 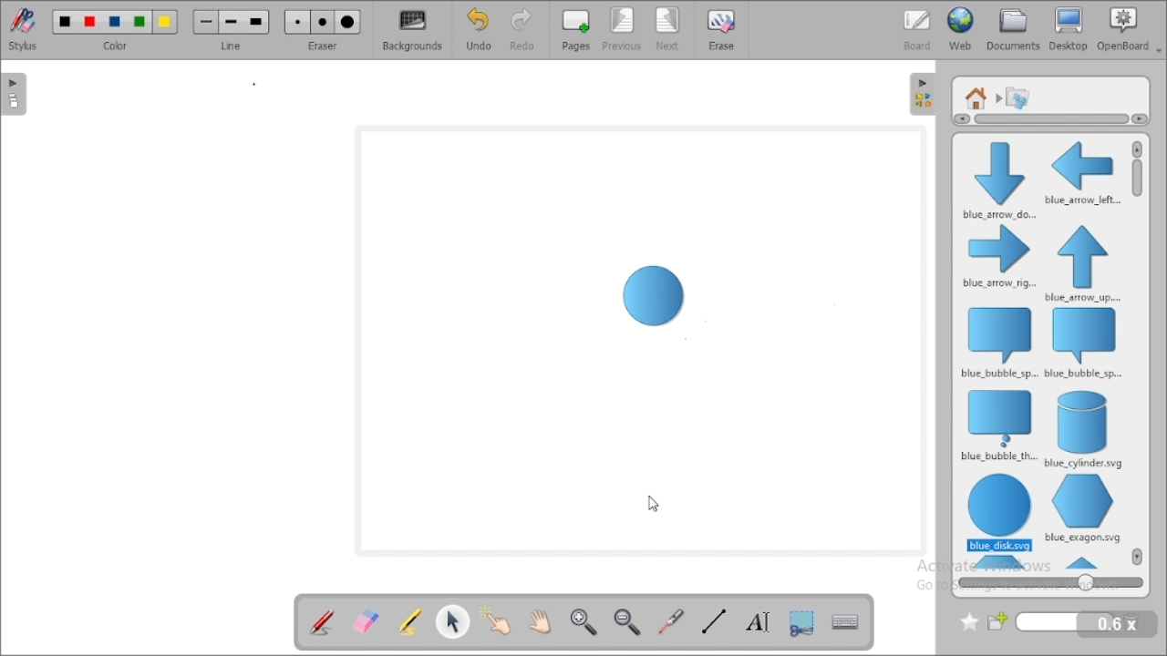 What do you see at coordinates (1052, 622) in the screenshot?
I see `new folder` at bounding box center [1052, 622].